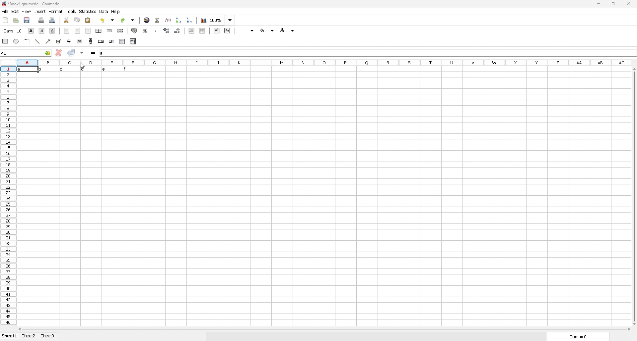 This screenshot has height=341, width=637. What do you see at coordinates (88, 30) in the screenshot?
I see `right align` at bounding box center [88, 30].